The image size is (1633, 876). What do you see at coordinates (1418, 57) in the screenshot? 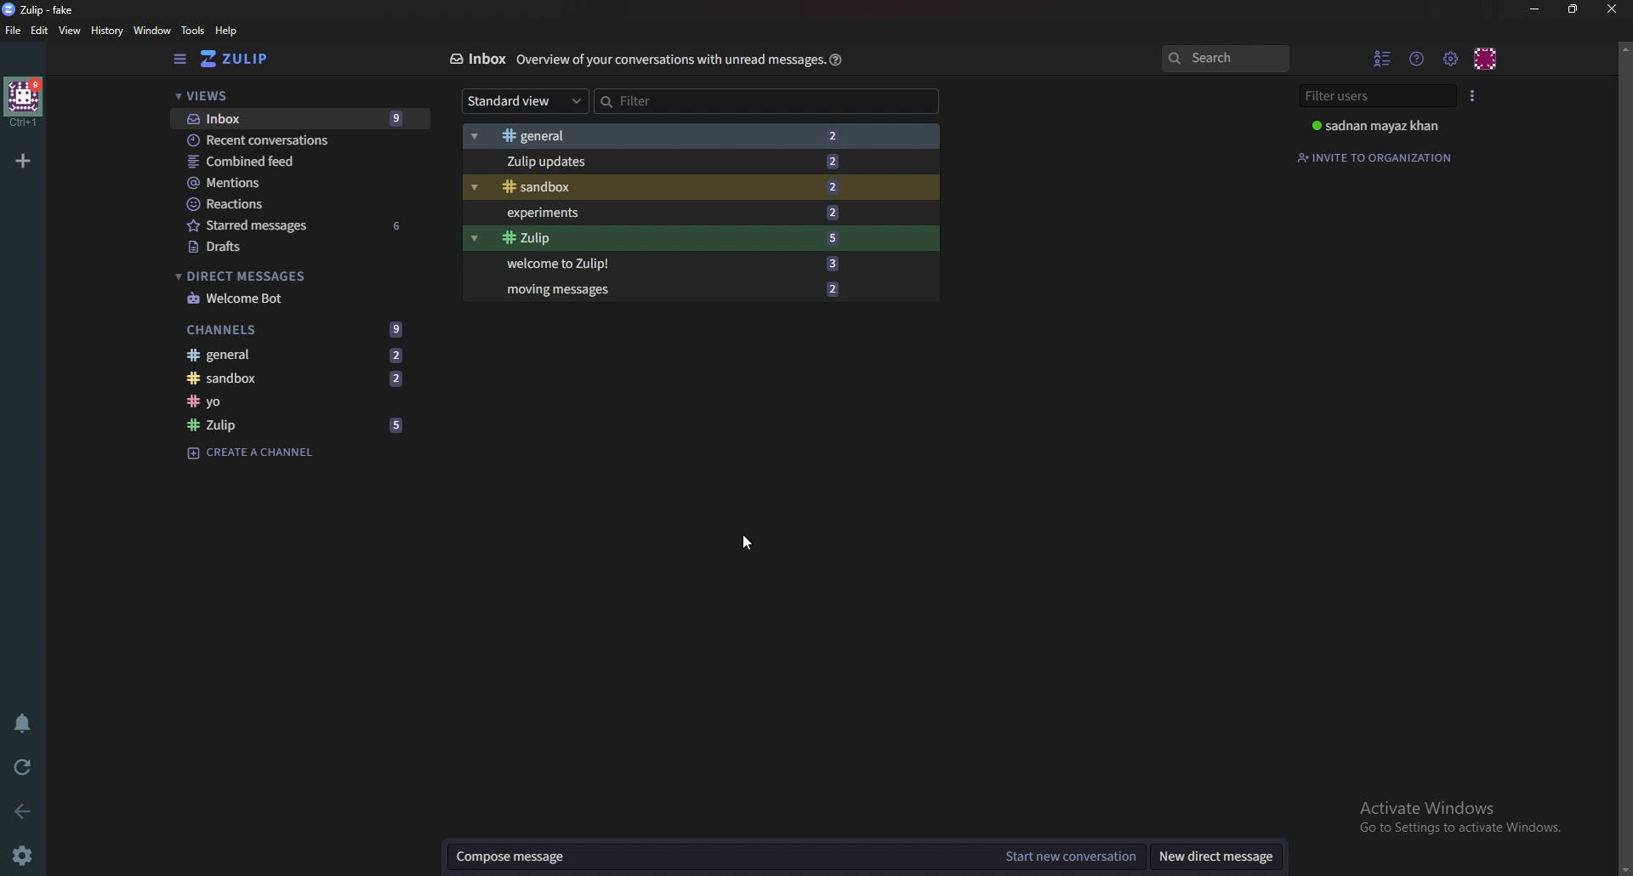
I see `help menu` at bounding box center [1418, 57].